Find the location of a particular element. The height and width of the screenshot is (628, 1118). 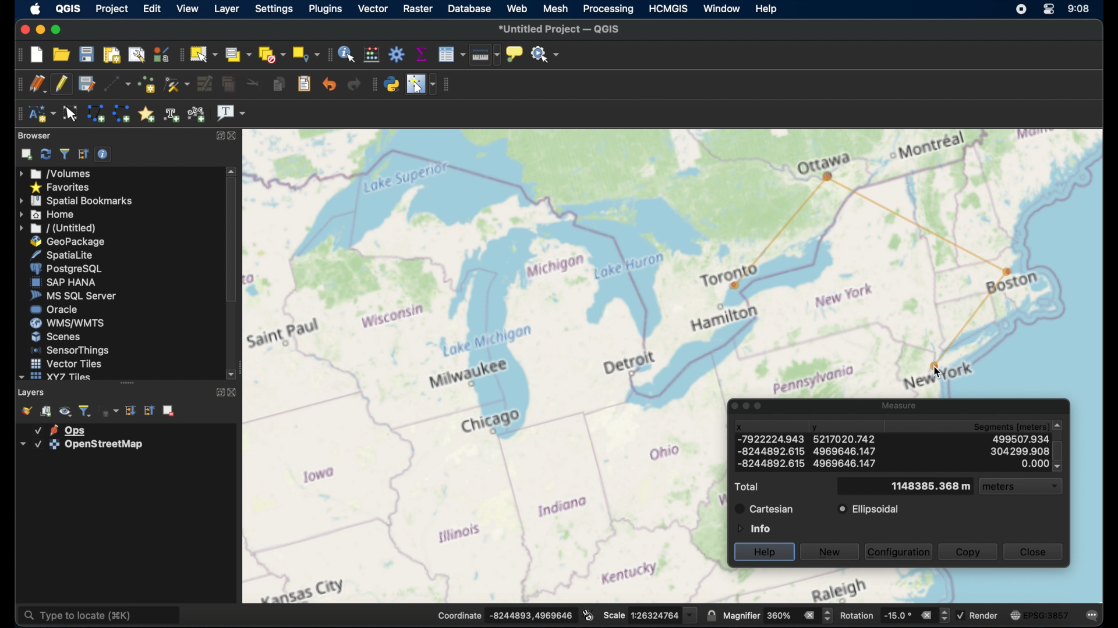

modify is located at coordinates (204, 83).